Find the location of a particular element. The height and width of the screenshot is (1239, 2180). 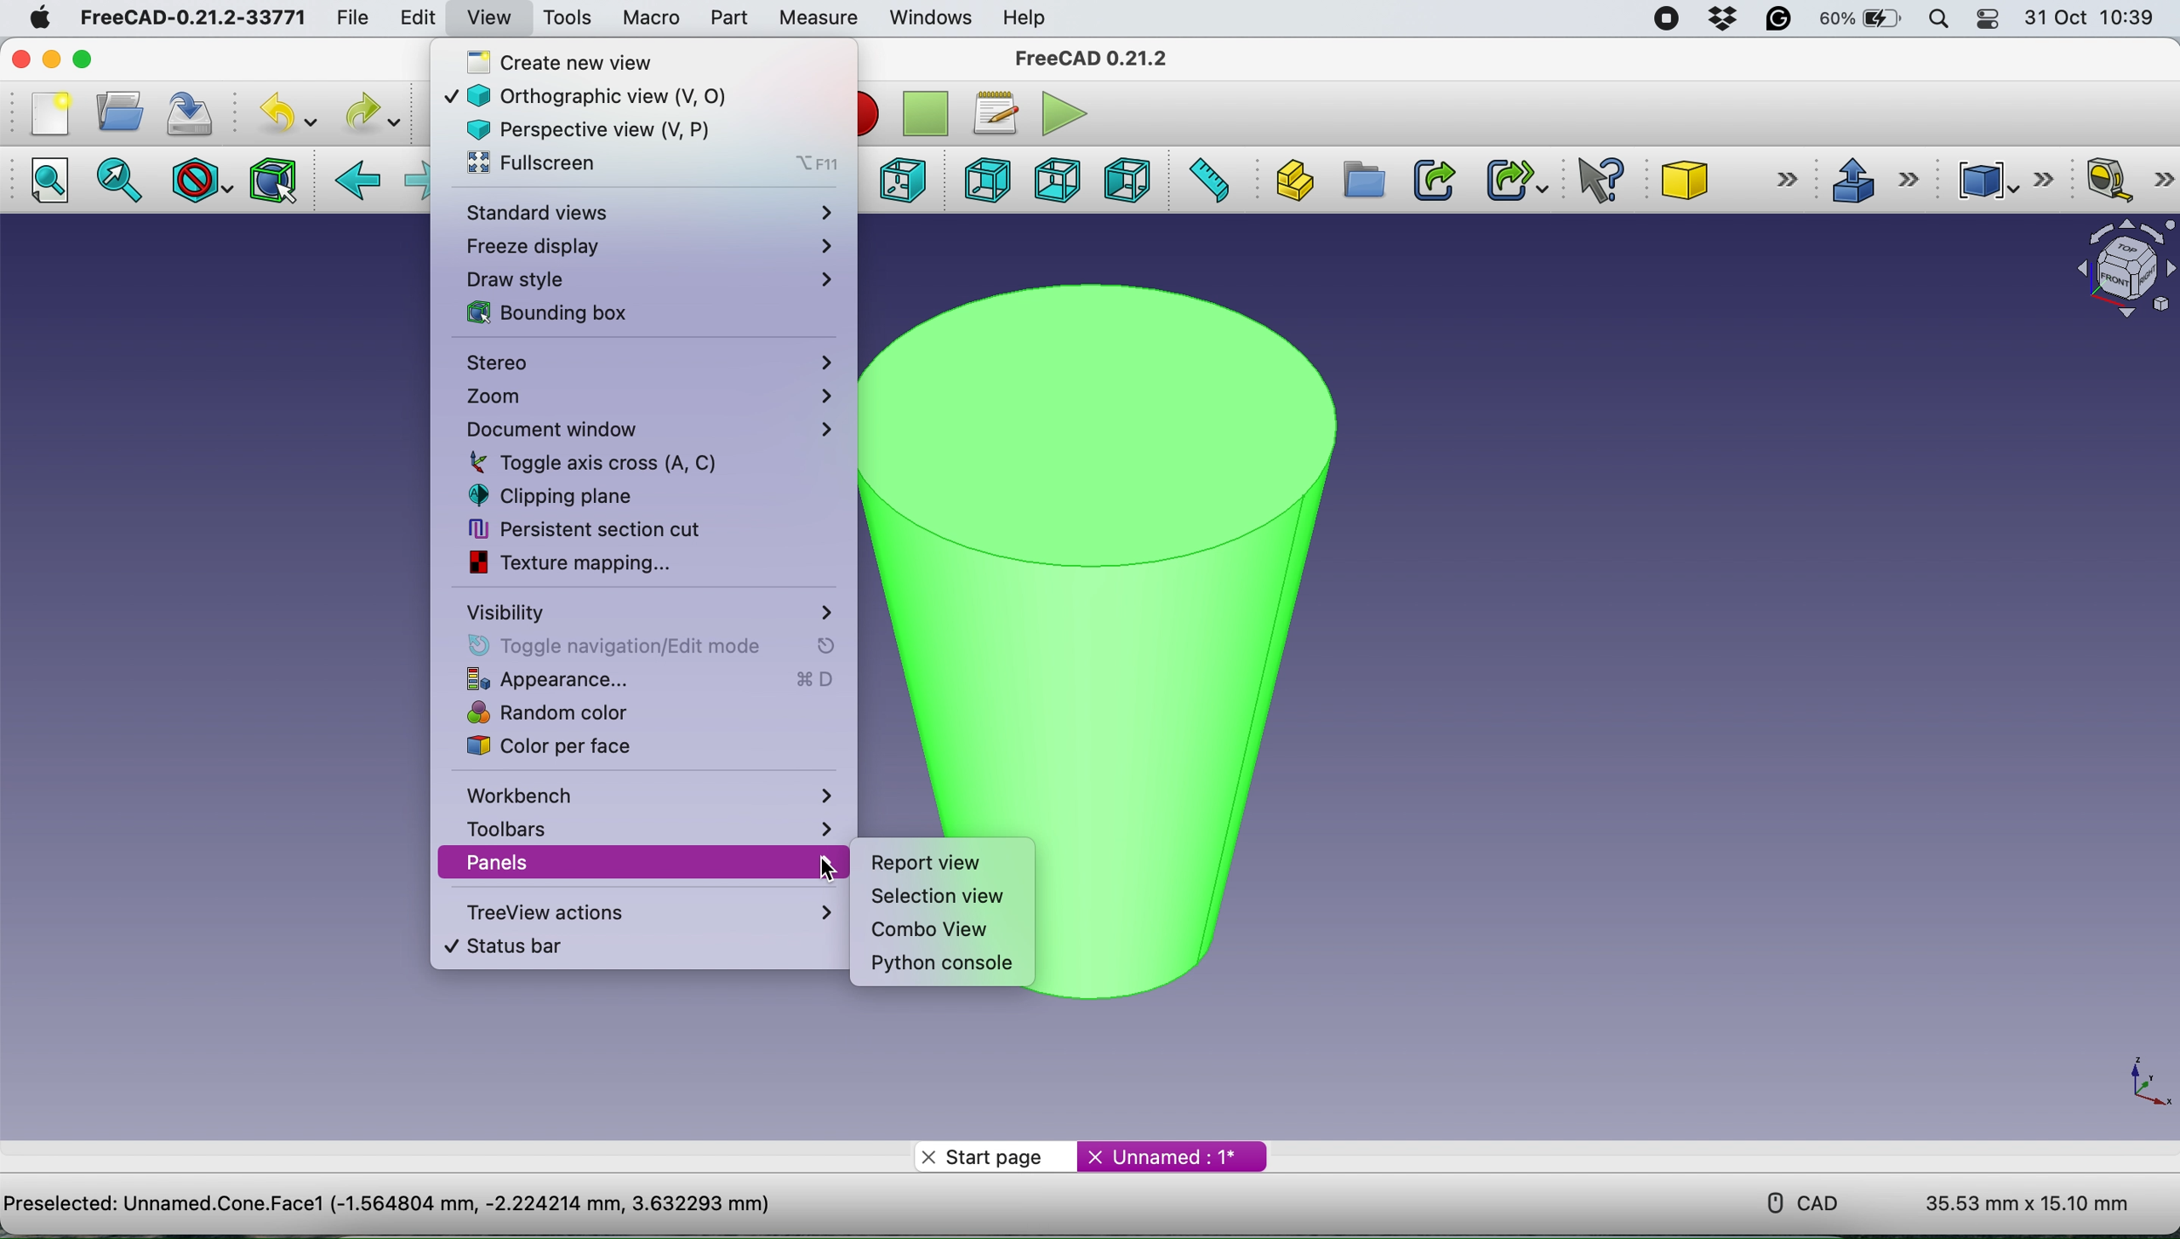

execute macros is located at coordinates (1059, 113).